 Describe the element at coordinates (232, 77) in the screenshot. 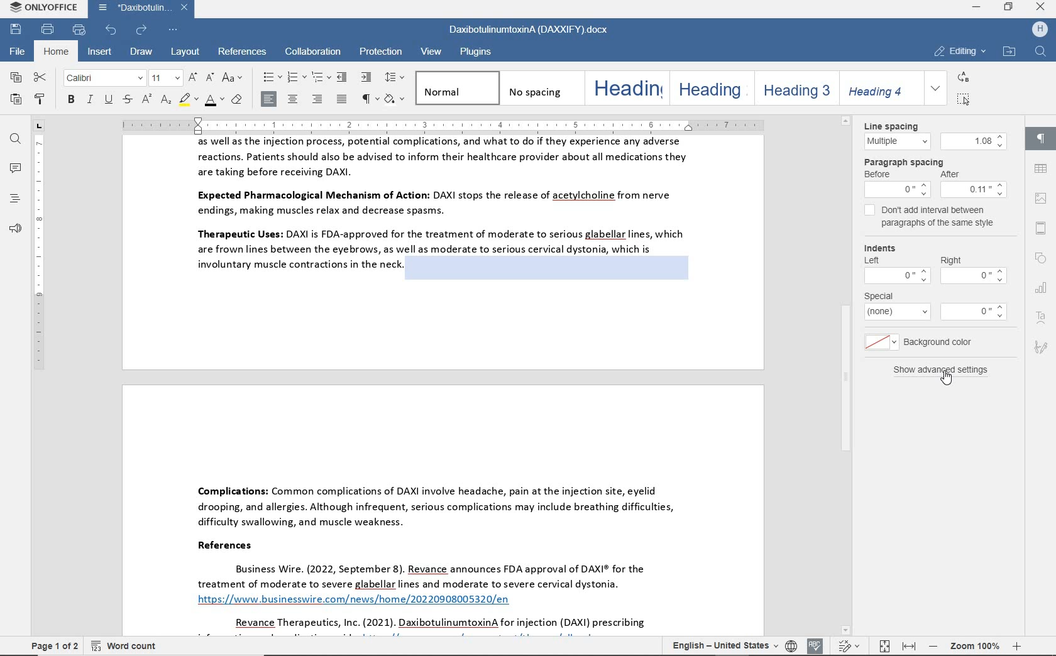

I see `change case` at that location.